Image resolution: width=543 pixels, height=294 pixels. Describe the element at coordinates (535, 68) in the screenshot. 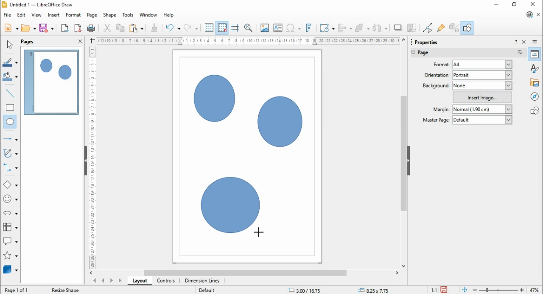

I see `styles` at that location.